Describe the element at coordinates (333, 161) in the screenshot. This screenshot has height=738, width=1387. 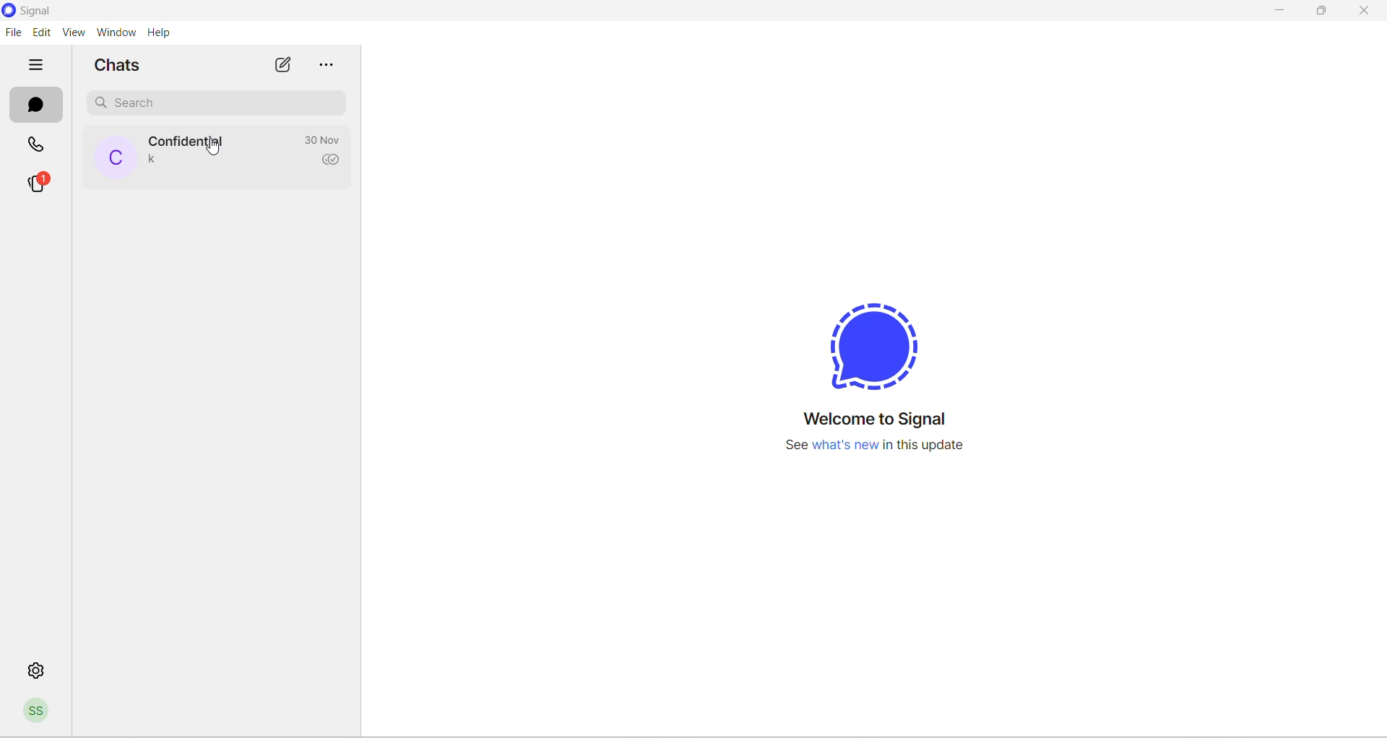
I see `read recipient` at that location.